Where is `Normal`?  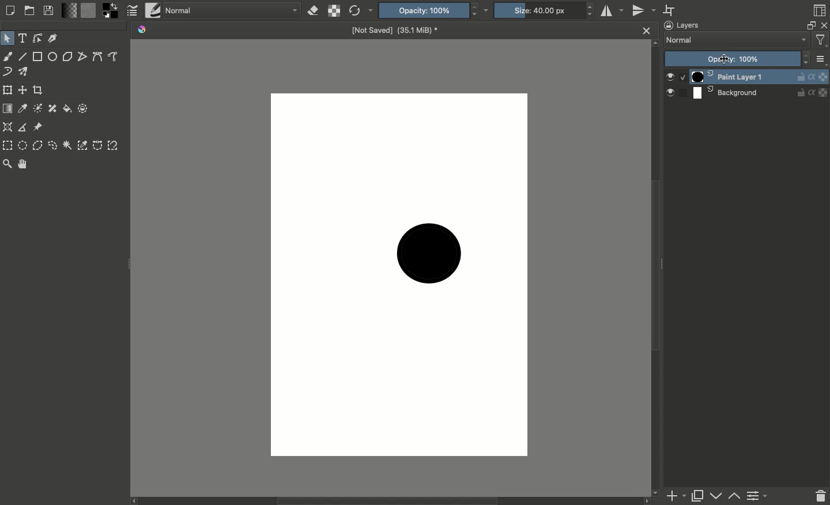
Normal is located at coordinates (231, 12).